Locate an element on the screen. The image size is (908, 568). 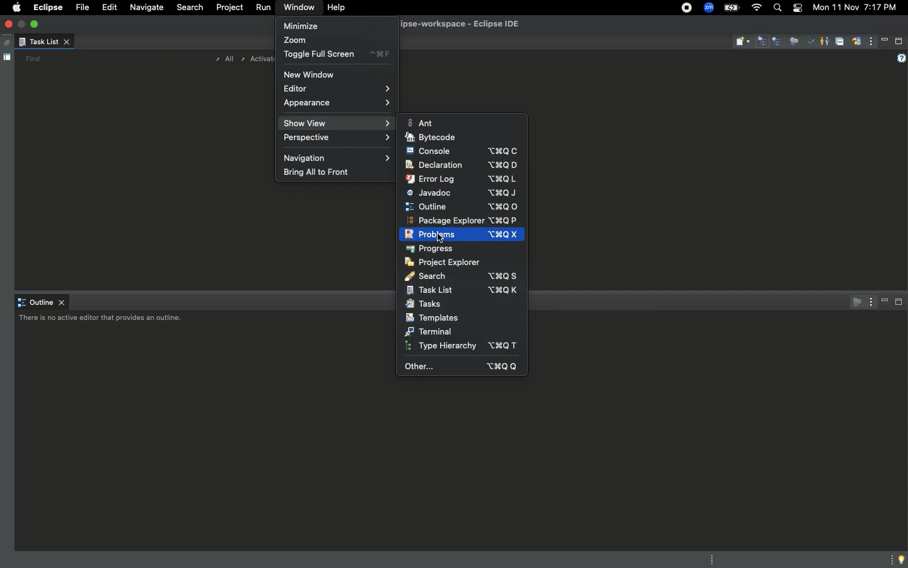
Bytecode is located at coordinates (434, 138).